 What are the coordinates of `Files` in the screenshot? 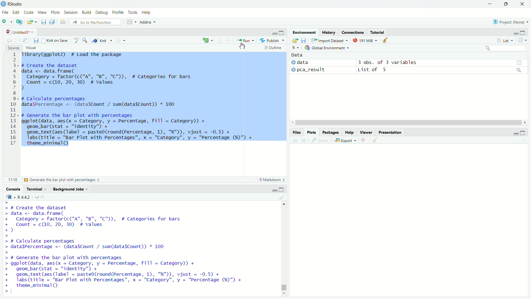 It's located at (296, 132).